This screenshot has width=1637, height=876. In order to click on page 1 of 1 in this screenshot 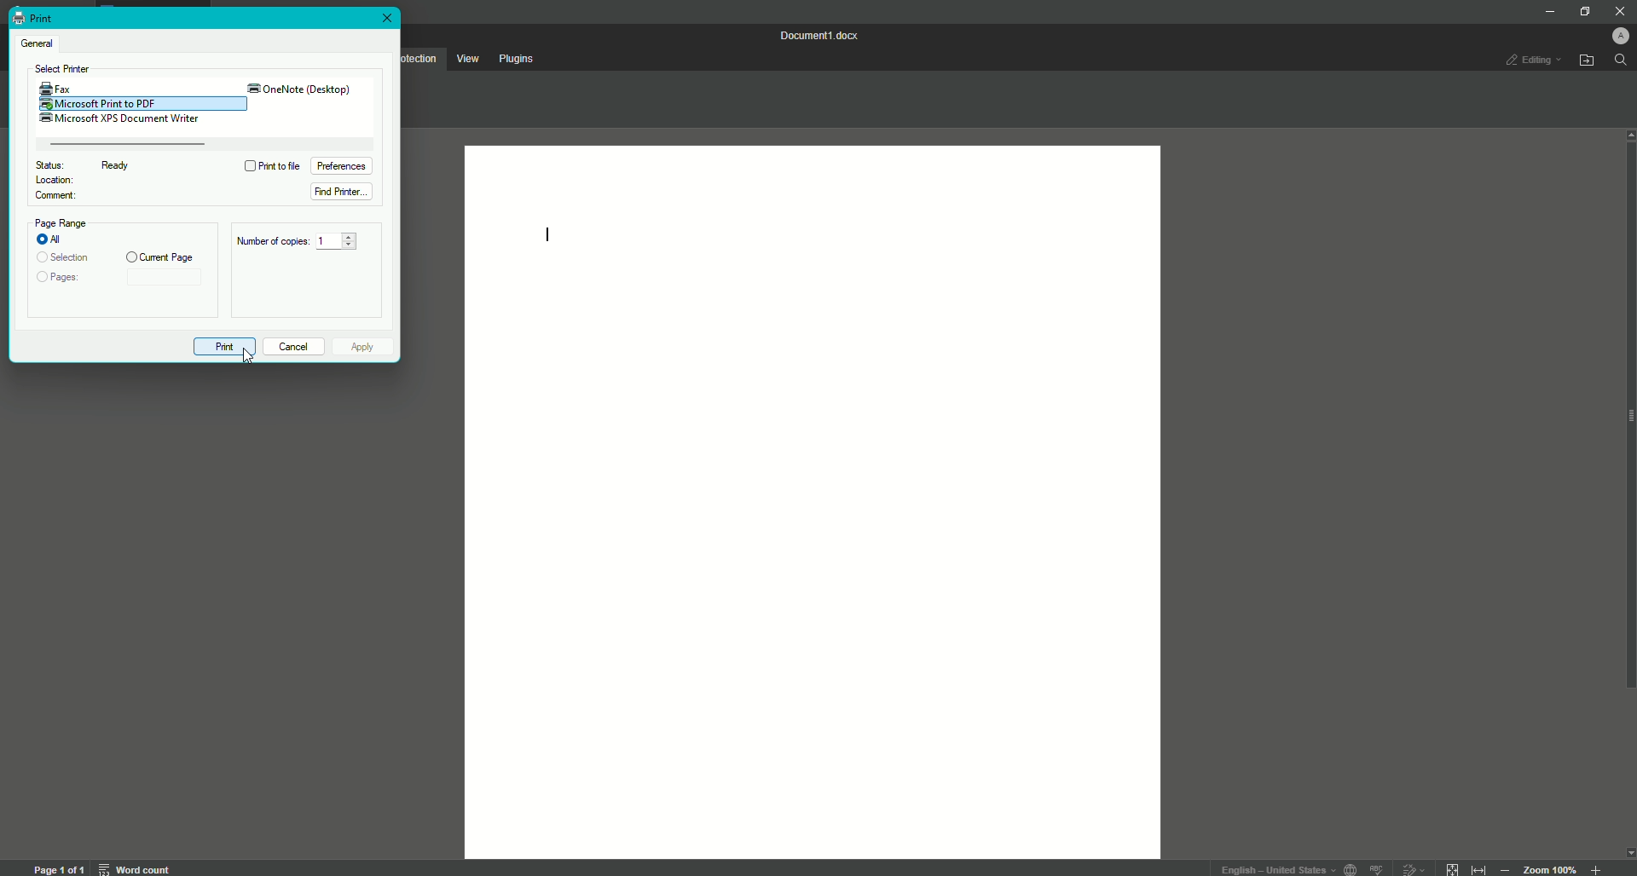, I will do `click(59, 868)`.